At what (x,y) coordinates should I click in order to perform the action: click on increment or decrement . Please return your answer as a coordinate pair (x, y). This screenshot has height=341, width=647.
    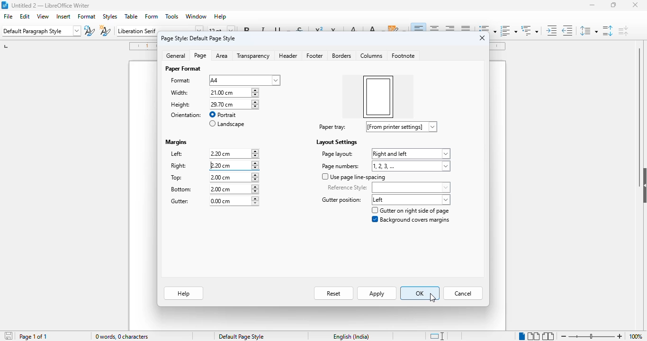
    Looking at the image, I should click on (256, 178).